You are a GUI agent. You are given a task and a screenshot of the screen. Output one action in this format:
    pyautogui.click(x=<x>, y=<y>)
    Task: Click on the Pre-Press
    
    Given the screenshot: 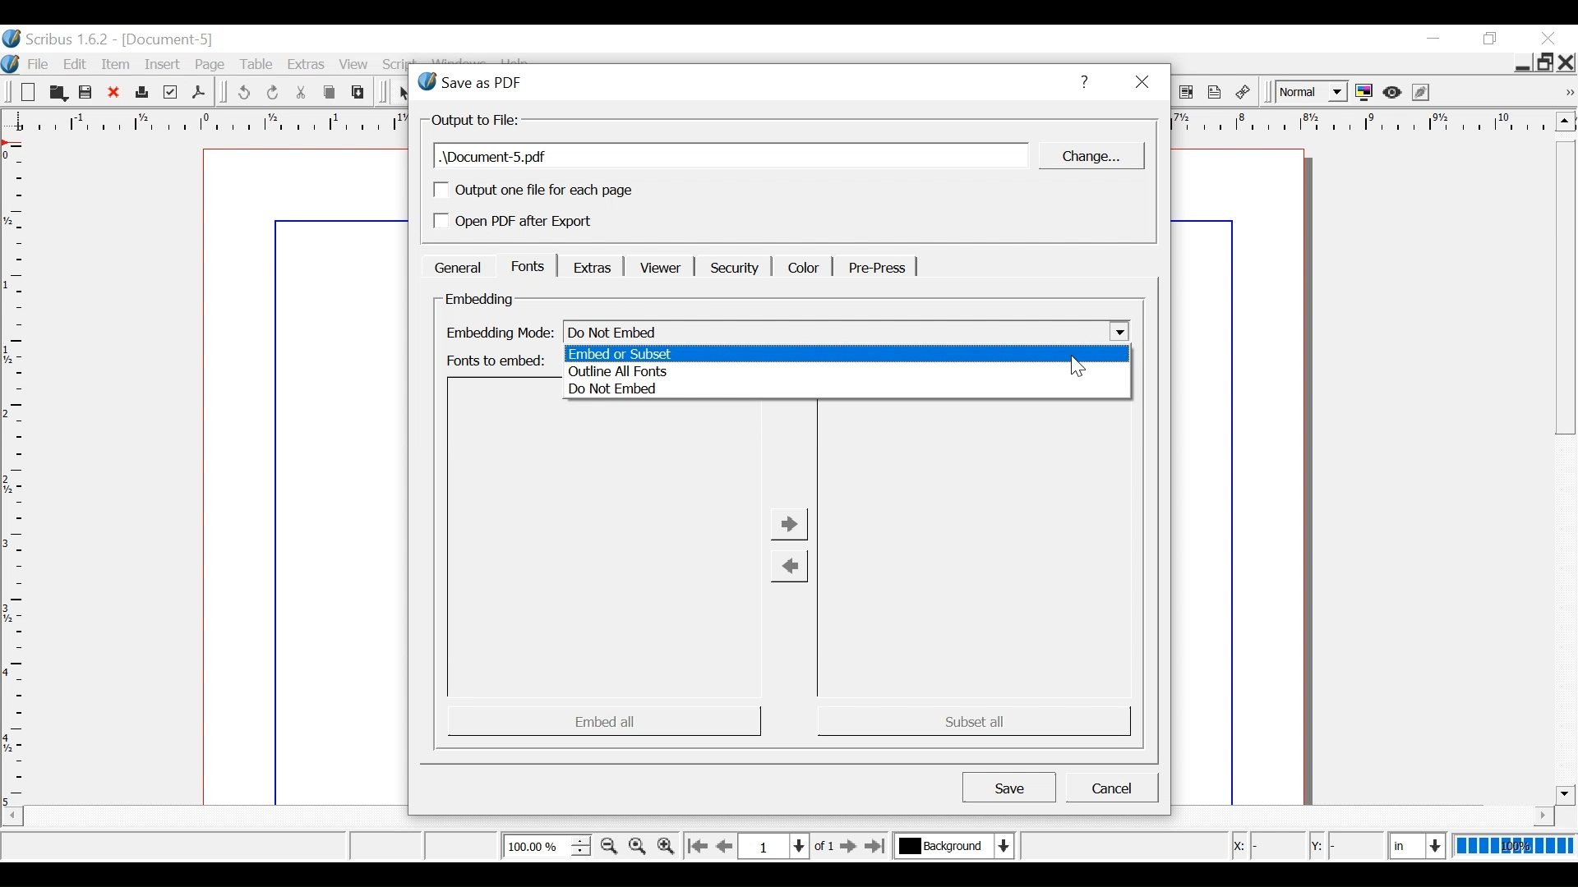 What is the action you would take?
    pyautogui.click(x=874, y=268)
    